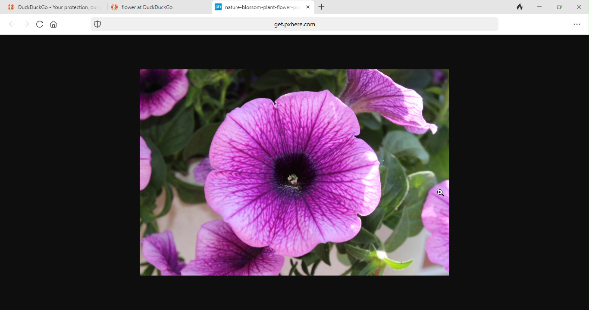 Image resolution: width=589 pixels, height=310 pixels. Describe the element at coordinates (577, 6) in the screenshot. I see `close` at that location.